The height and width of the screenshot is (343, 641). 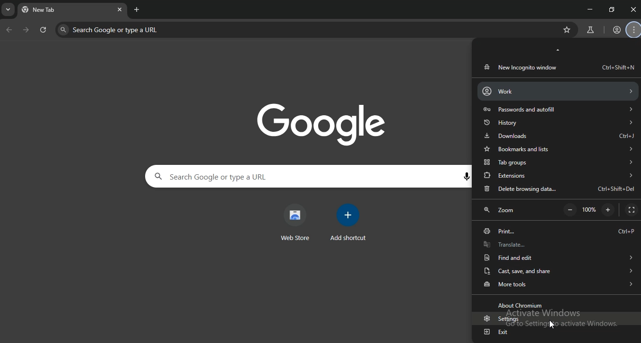 What do you see at coordinates (499, 319) in the screenshot?
I see `aettings` at bounding box center [499, 319].